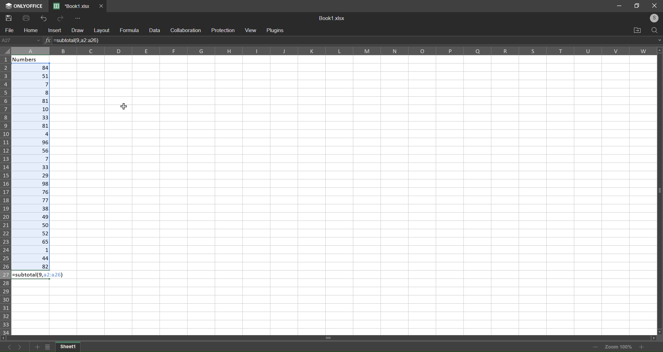  I want to click on Close Tab, so click(102, 6).